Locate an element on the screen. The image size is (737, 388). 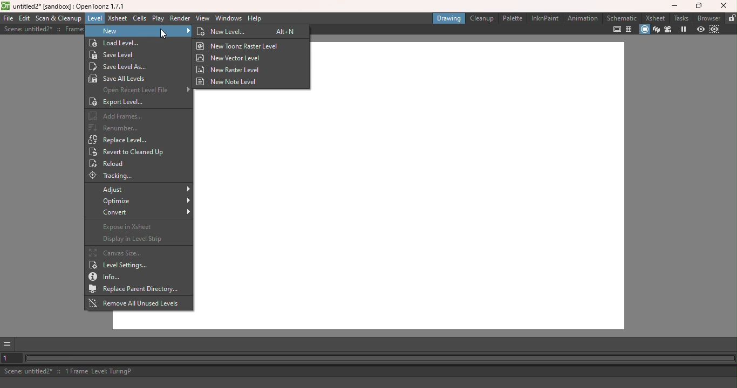
Add frames is located at coordinates (117, 116).